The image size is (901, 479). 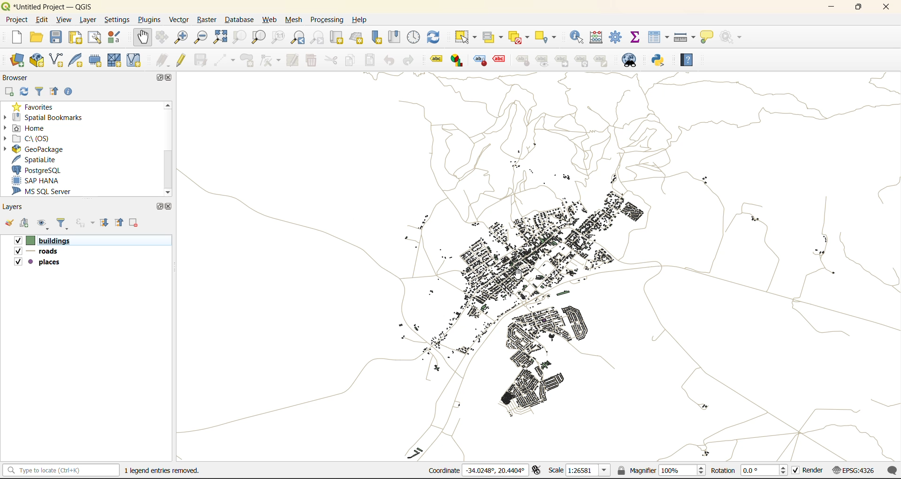 I want to click on maximize, so click(x=157, y=79).